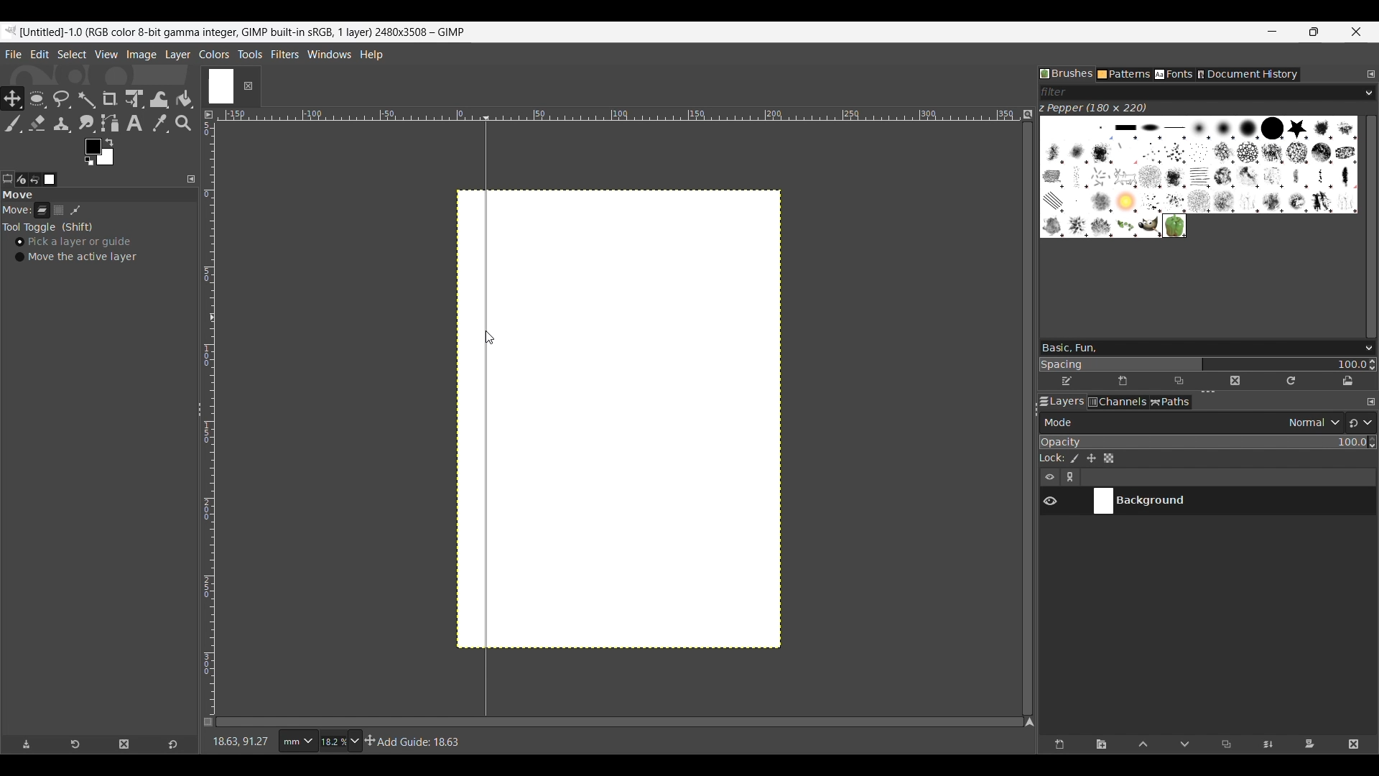 The height and width of the screenshot is (776, 1379). I want to click on Configure this tab, so click(1371, 74).